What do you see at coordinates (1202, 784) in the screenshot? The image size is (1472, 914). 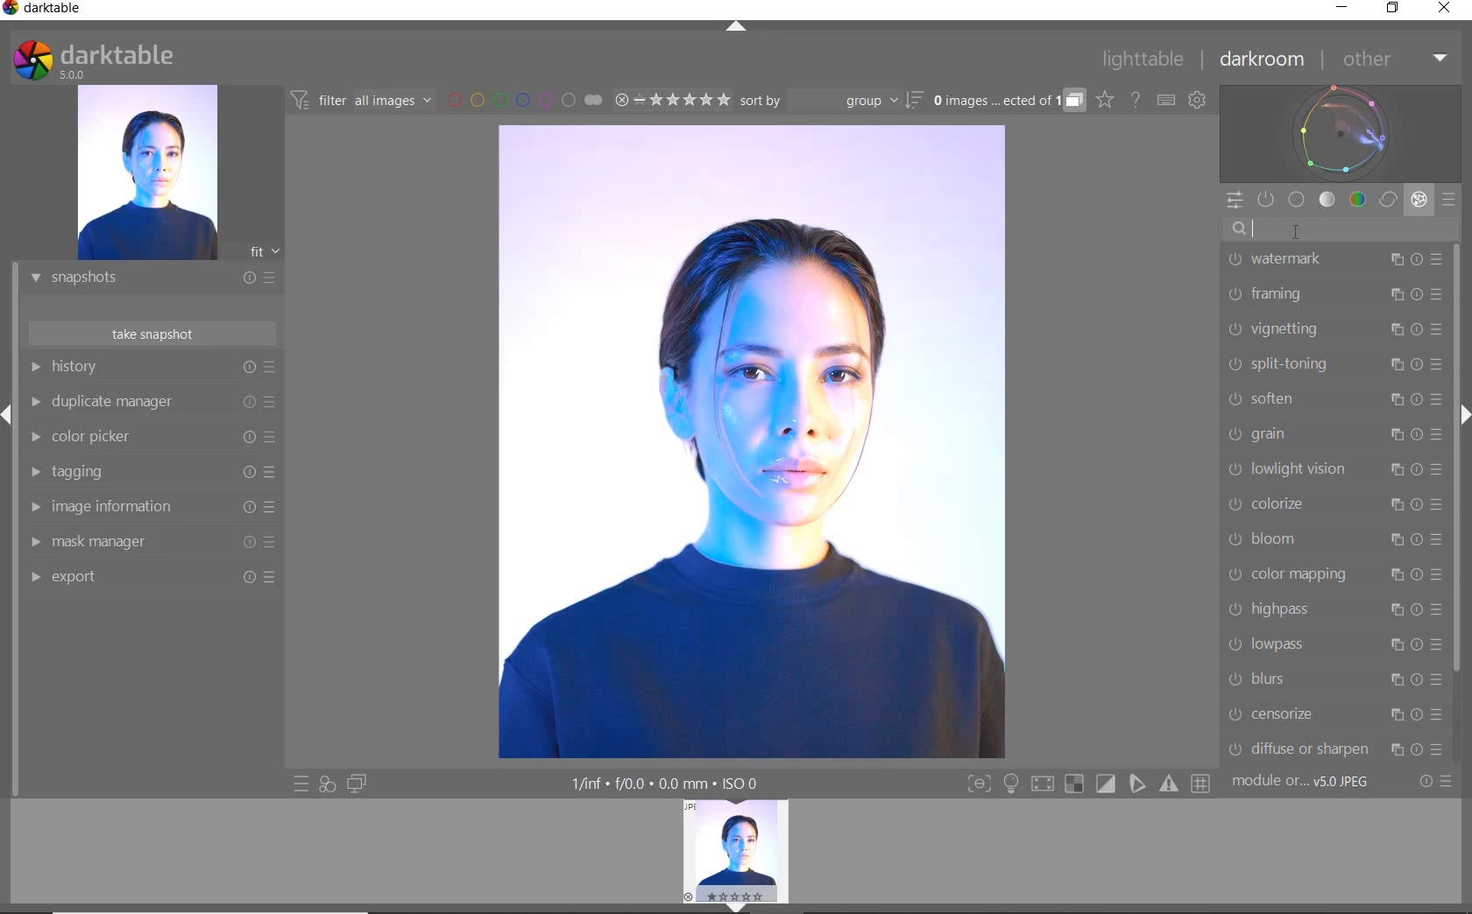 I see `Button` at bounding box center [1202, 784].